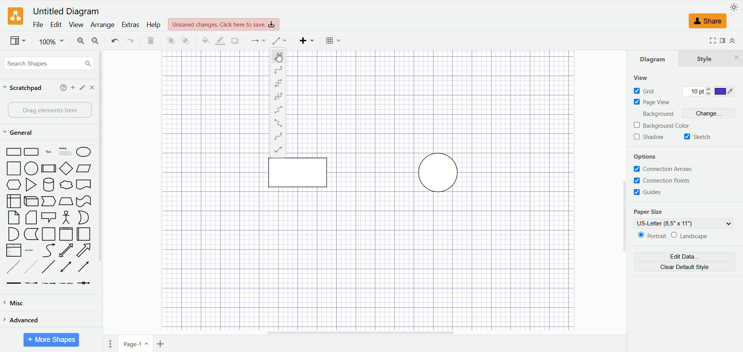  I want to click on search shapes, so click(48, 63).